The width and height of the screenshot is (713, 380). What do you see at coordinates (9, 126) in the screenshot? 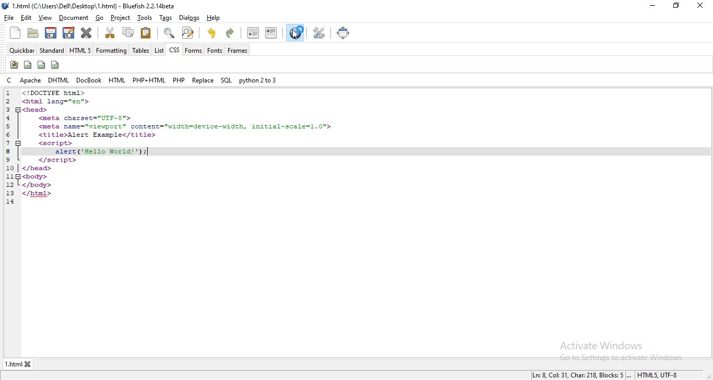
I see `5` at bounding box center [9, 126].